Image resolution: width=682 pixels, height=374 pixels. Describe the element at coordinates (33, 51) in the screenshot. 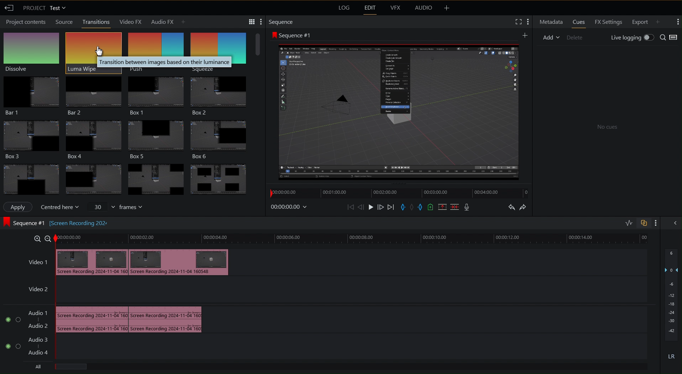

I see `Dissolve` at that location.